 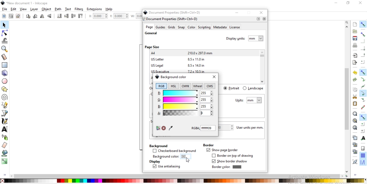 What do you see at coordinates (27, 3) in the screenshot?
I see `new document 1 -Inksacpe` at bounding box center [27, 3].